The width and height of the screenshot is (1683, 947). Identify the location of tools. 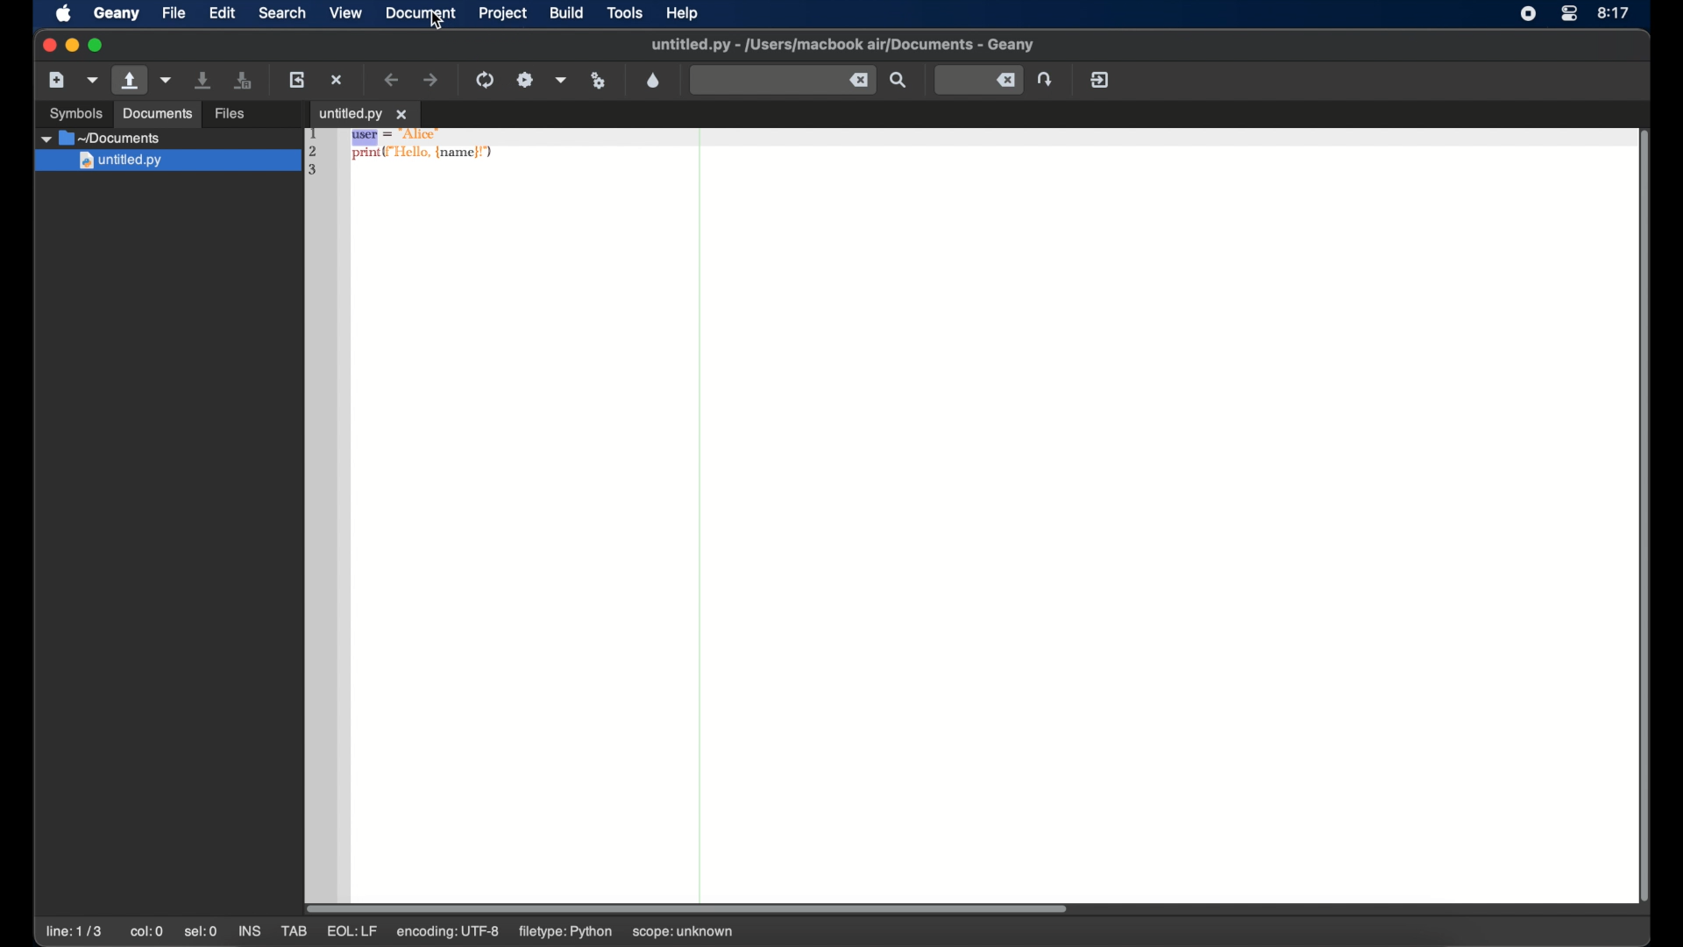
(626, 11).